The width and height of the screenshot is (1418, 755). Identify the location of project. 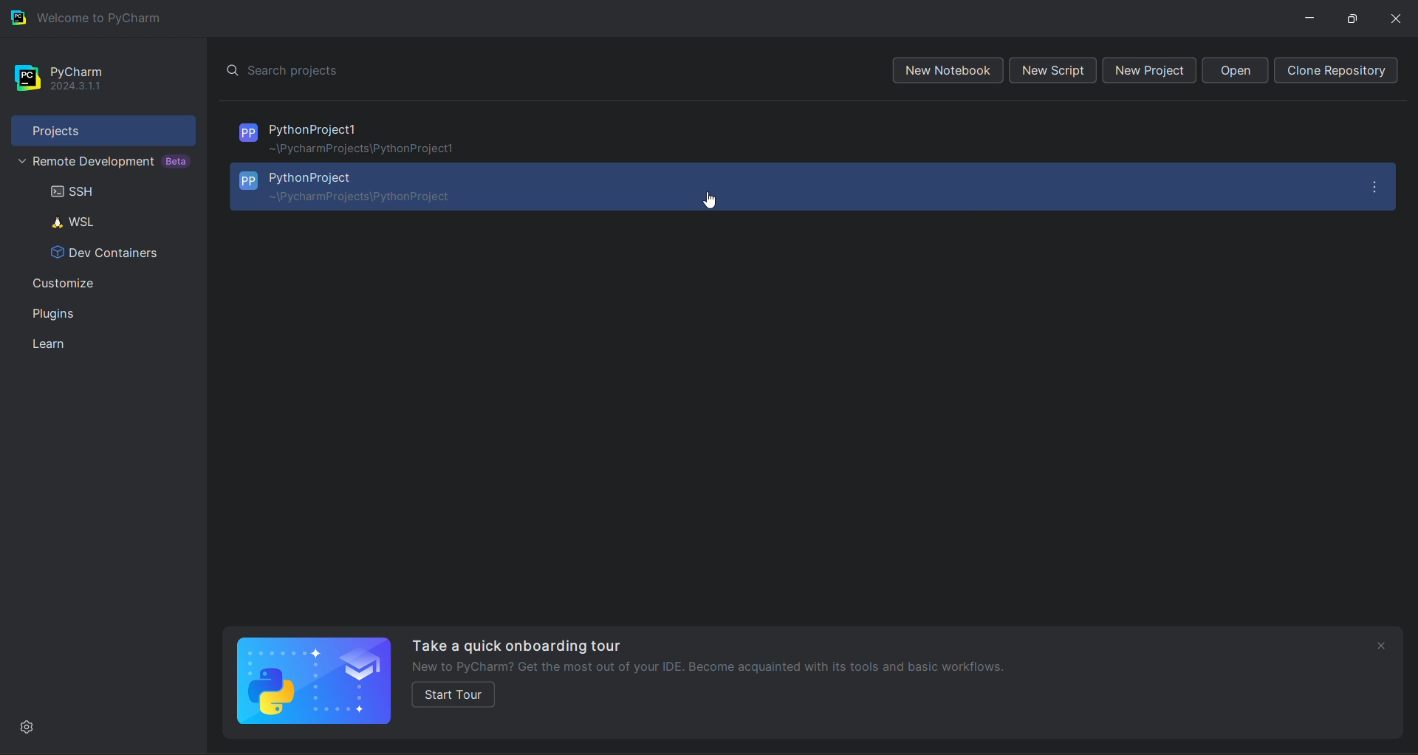
(101, 127).